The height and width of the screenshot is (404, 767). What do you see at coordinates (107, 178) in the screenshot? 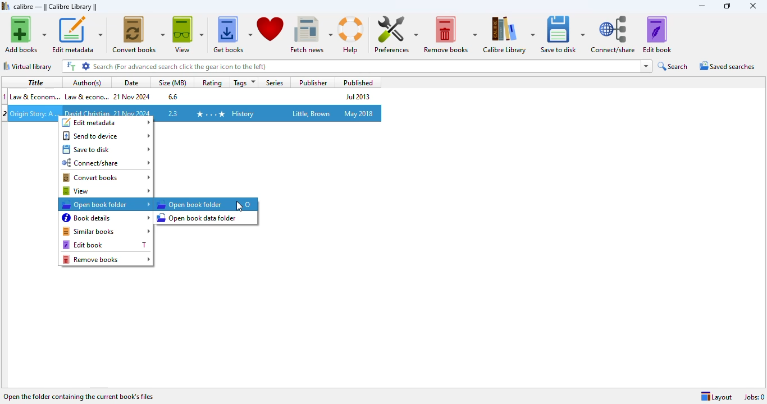
I see `convert books` at bounding box center [107, 178].